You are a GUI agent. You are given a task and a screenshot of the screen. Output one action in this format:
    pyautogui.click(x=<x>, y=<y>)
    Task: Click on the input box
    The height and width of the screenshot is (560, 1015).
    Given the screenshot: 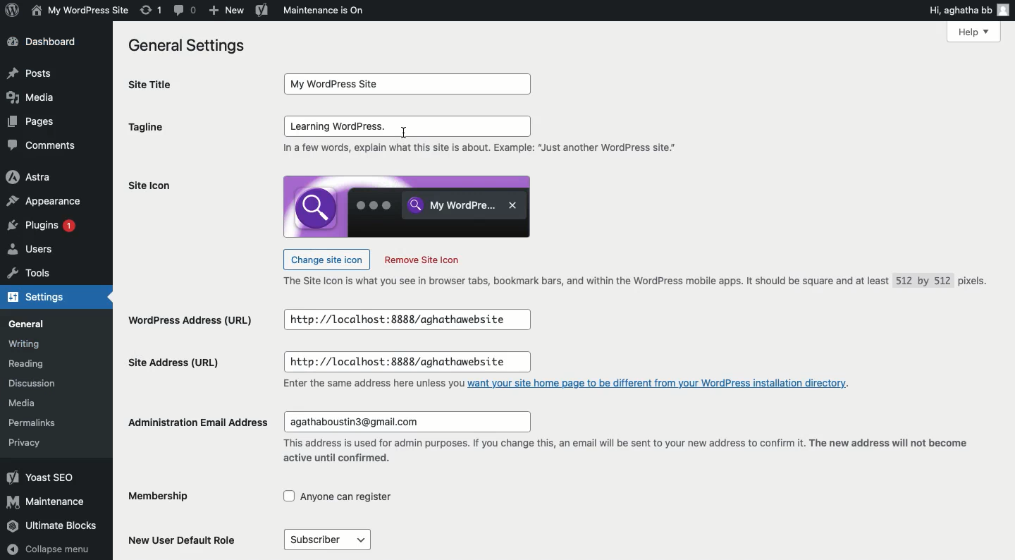 What is the action you would take?
    pyautogui.click(x=406, y=85)
    